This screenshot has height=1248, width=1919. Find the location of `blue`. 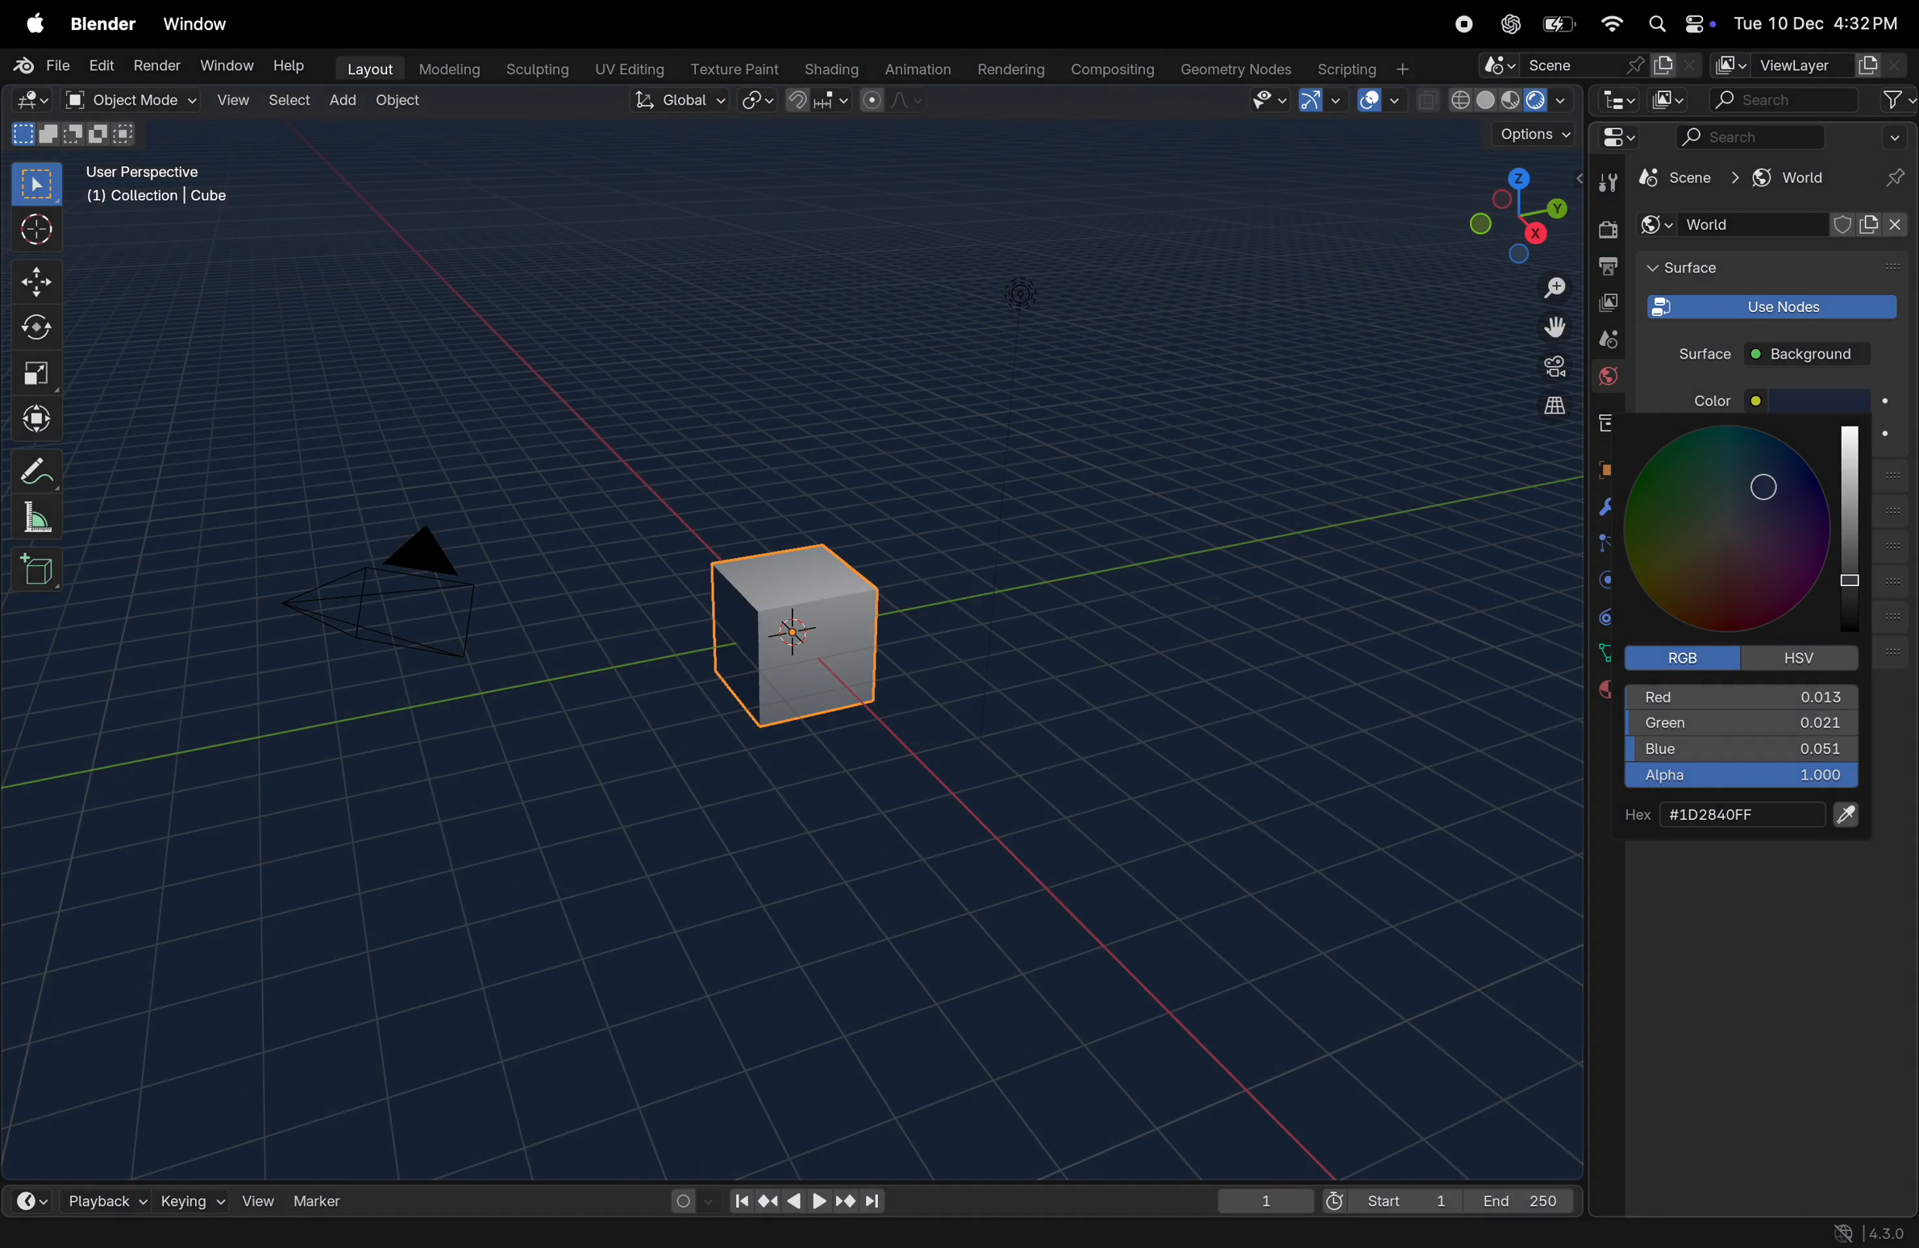

blue is located at coordinates (1742, 753).